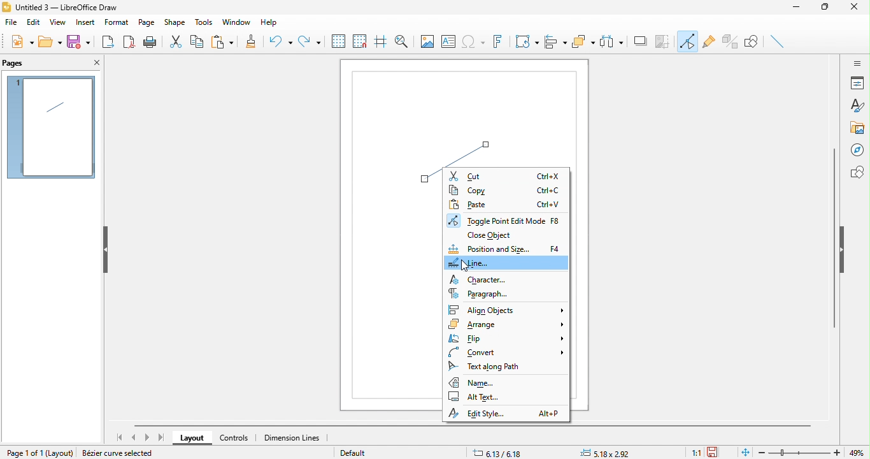 This screenshot has height=459, width=870. Describe the element at coordinates (756, 43) in the screenshot. I see `show the draw function` at that location.